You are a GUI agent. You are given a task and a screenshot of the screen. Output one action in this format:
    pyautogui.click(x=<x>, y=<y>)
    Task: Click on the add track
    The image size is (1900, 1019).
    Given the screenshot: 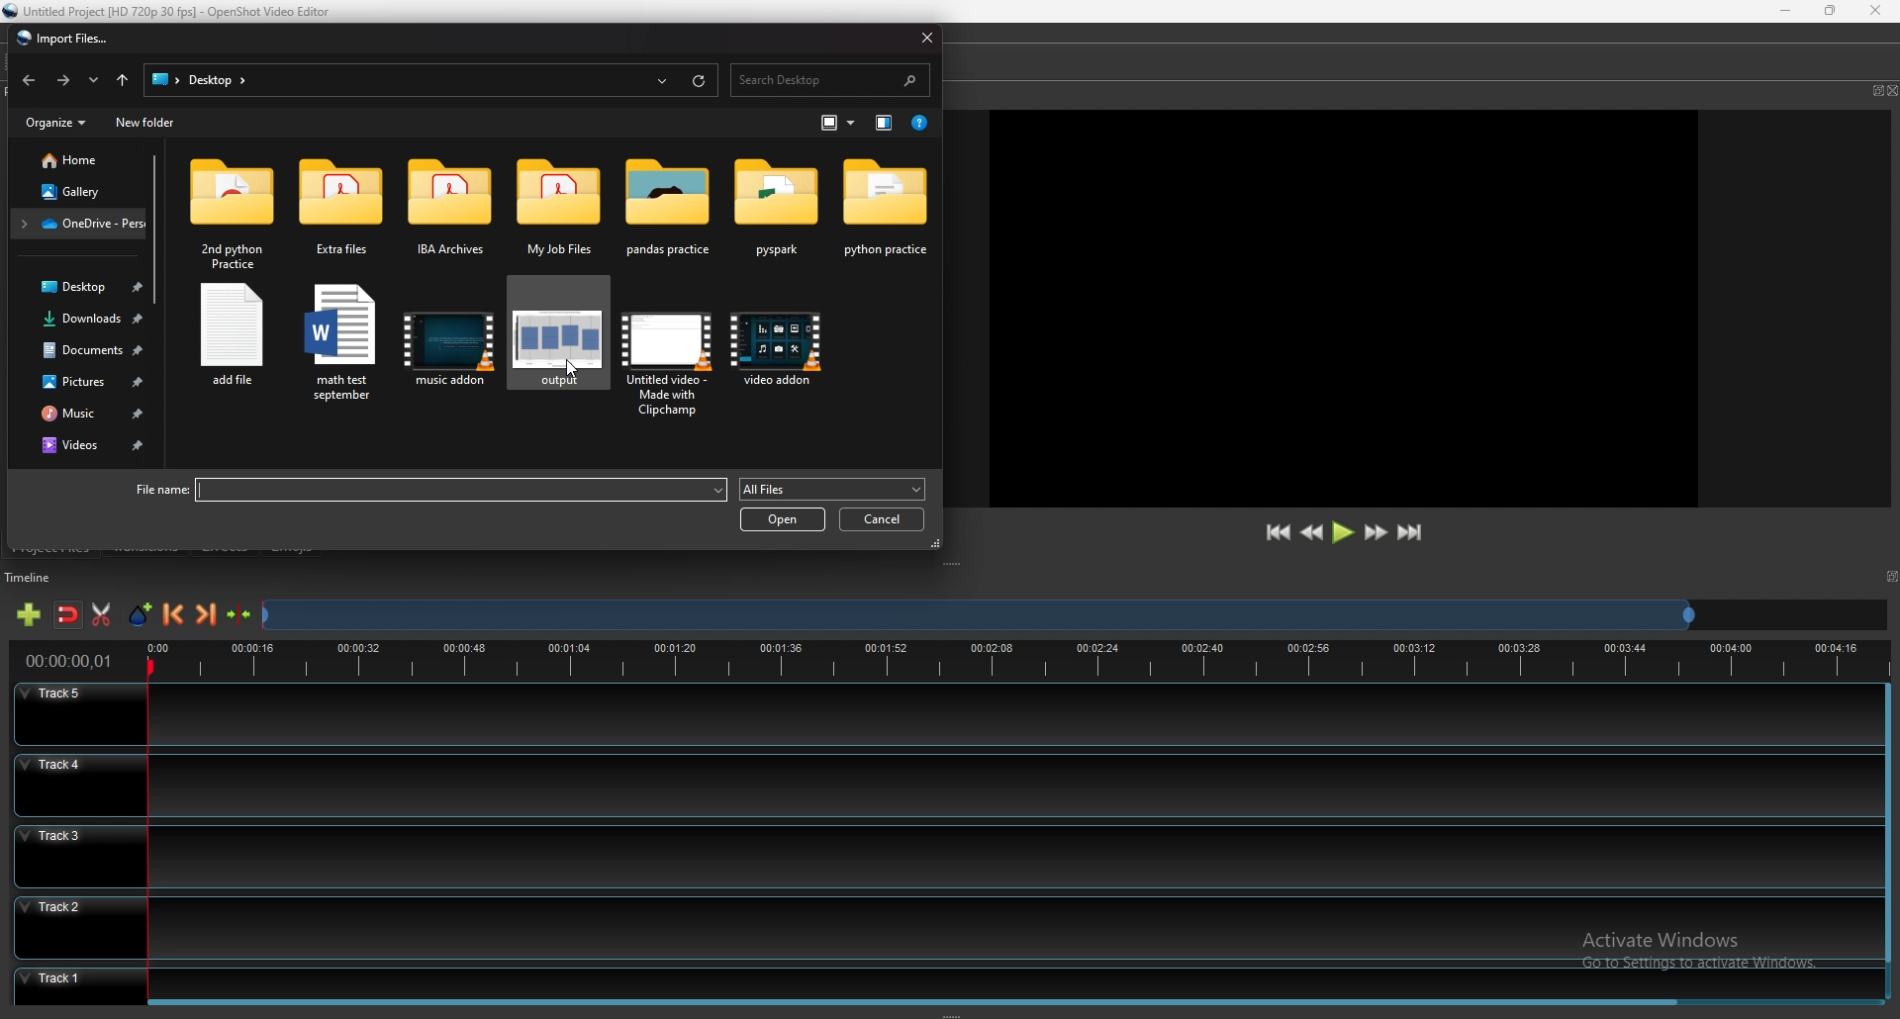 What is the action you would take?
    pyautogui.click(x=29, y=614)
    